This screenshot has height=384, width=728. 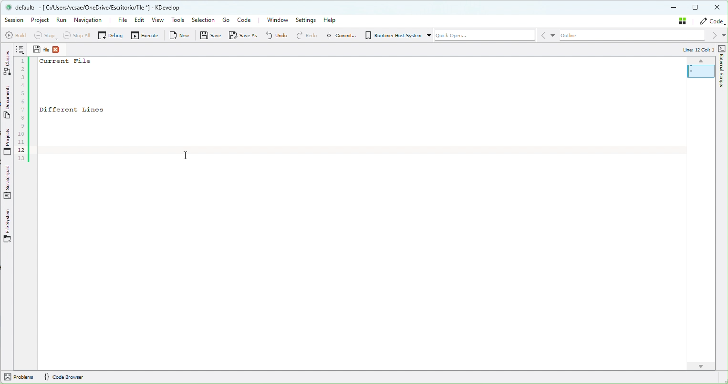 I want to click on Map, so click(x=699, y=70).